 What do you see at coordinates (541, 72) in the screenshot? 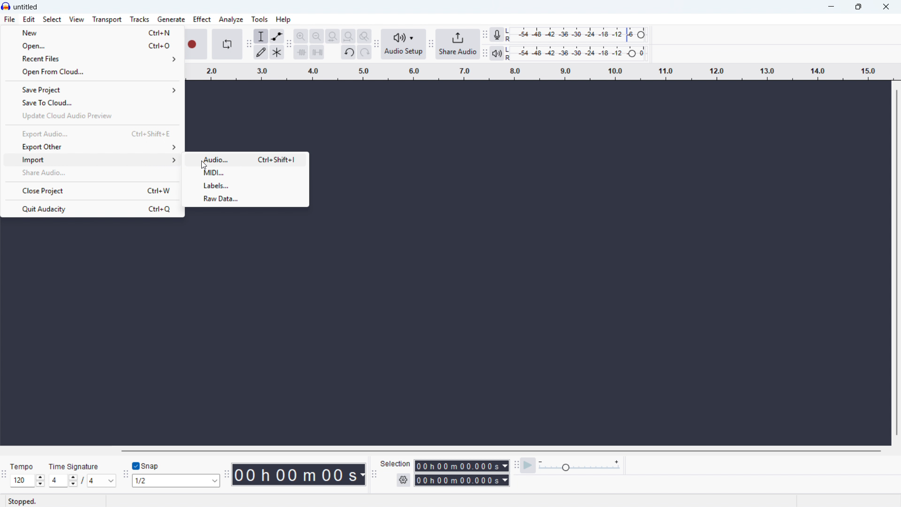
I see `Timeline ` at bounding box center [541, 72].